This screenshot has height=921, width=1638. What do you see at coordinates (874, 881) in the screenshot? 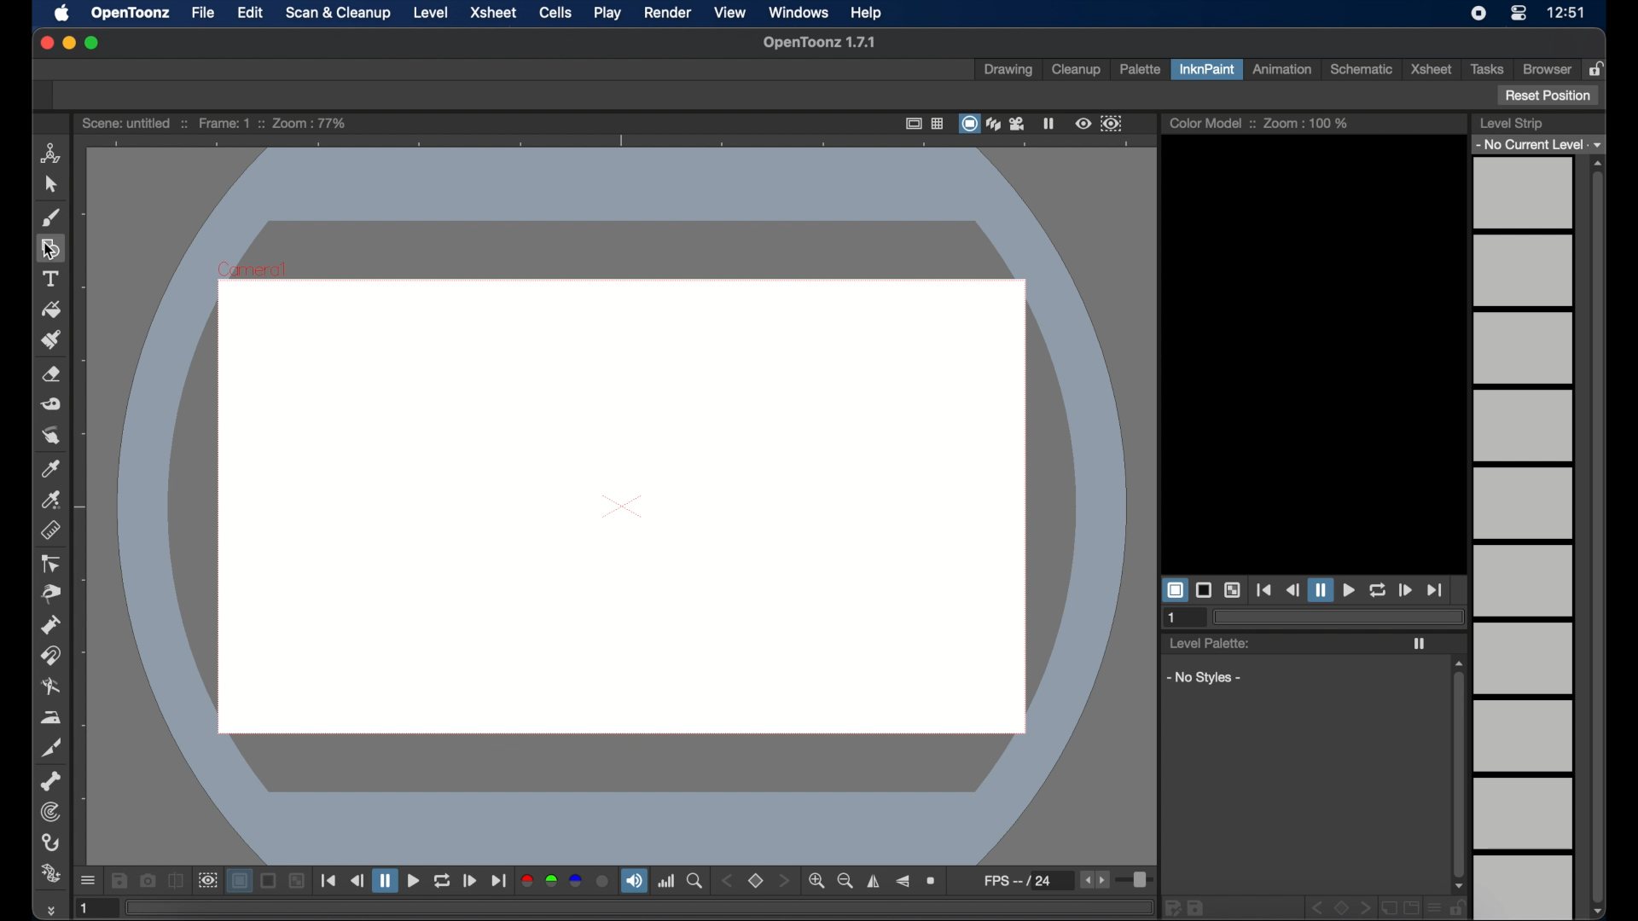
I see `flip horizontally` at bounding box center [874, 881].